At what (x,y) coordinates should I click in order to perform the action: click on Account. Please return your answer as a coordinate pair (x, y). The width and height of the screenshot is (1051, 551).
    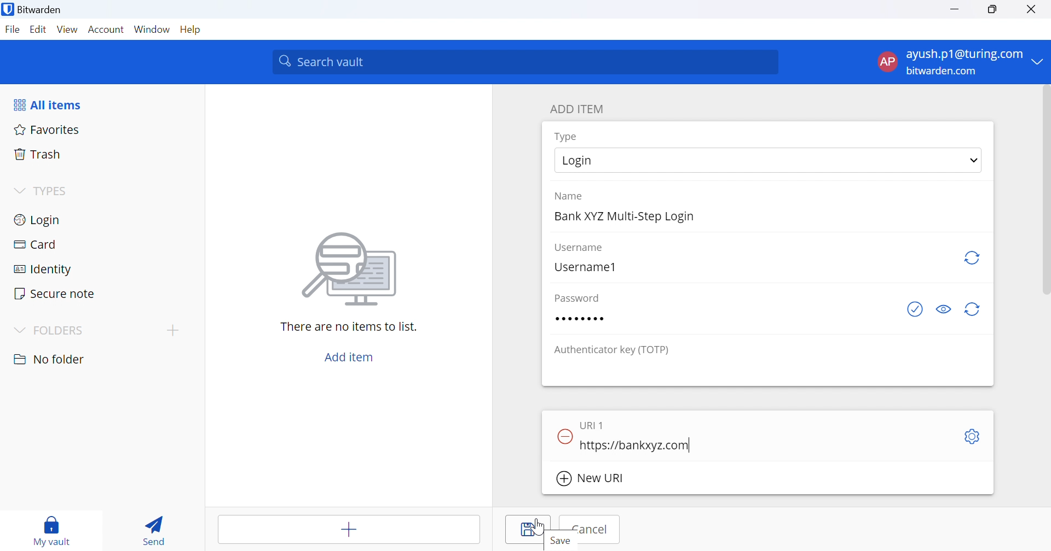
    Looking at the image, I should click on (107, 30).